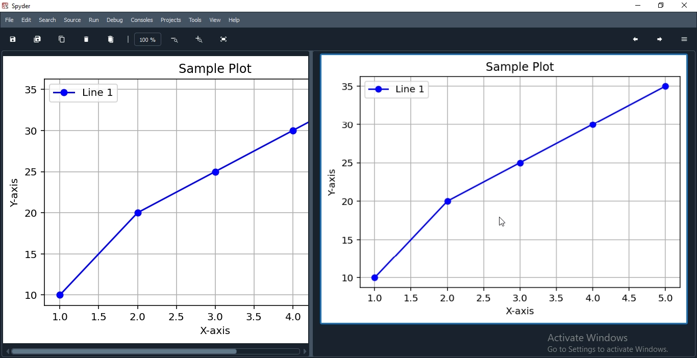  I want to click on Debug, so click(114, 20).